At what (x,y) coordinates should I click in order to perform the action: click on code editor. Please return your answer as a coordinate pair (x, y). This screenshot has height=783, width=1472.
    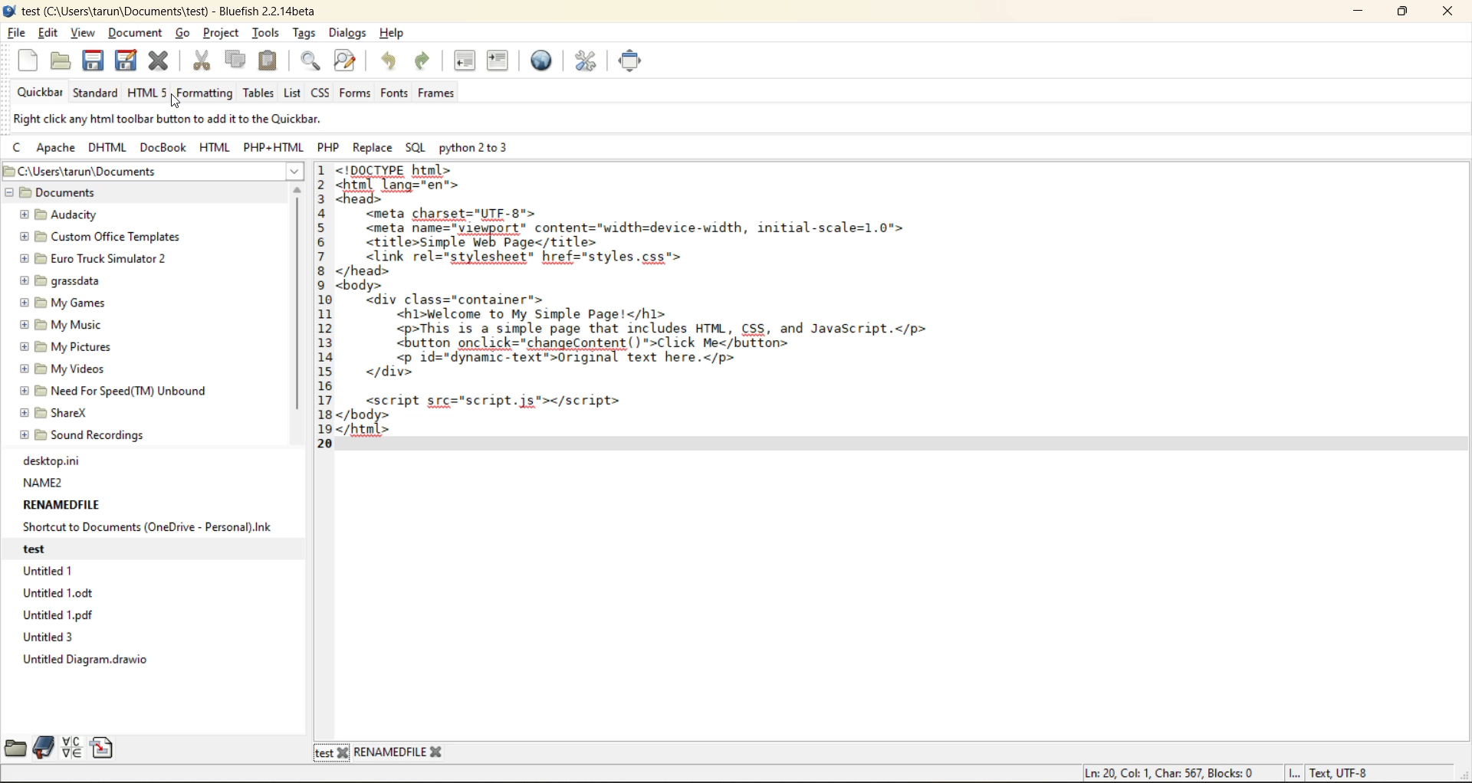
    Looking at the image, I should click on (711, 312).